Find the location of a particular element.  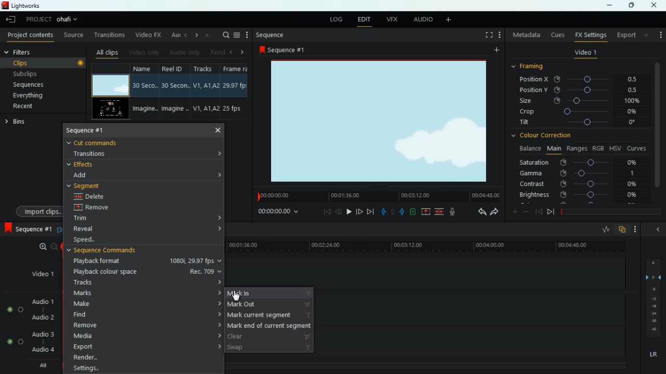

curves is located at coordinates (637, 148).